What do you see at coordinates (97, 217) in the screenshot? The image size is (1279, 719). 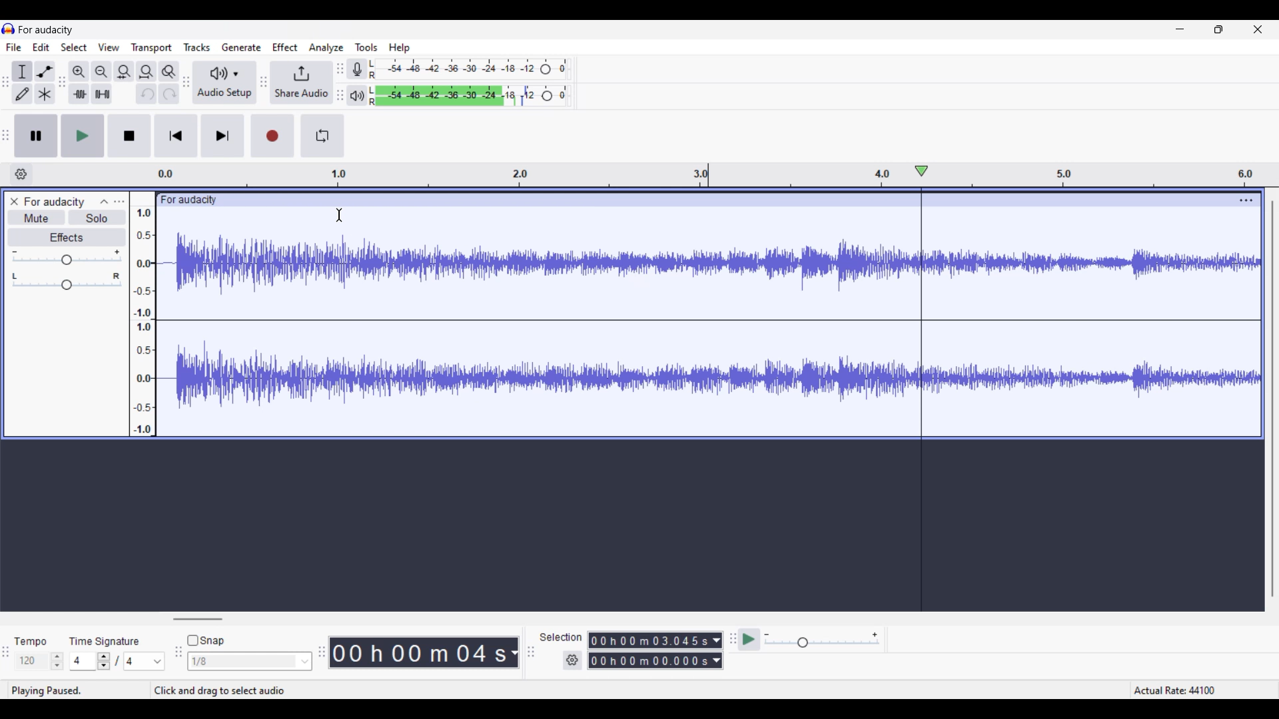 I see `Solo` at bounding box center [97, 217].